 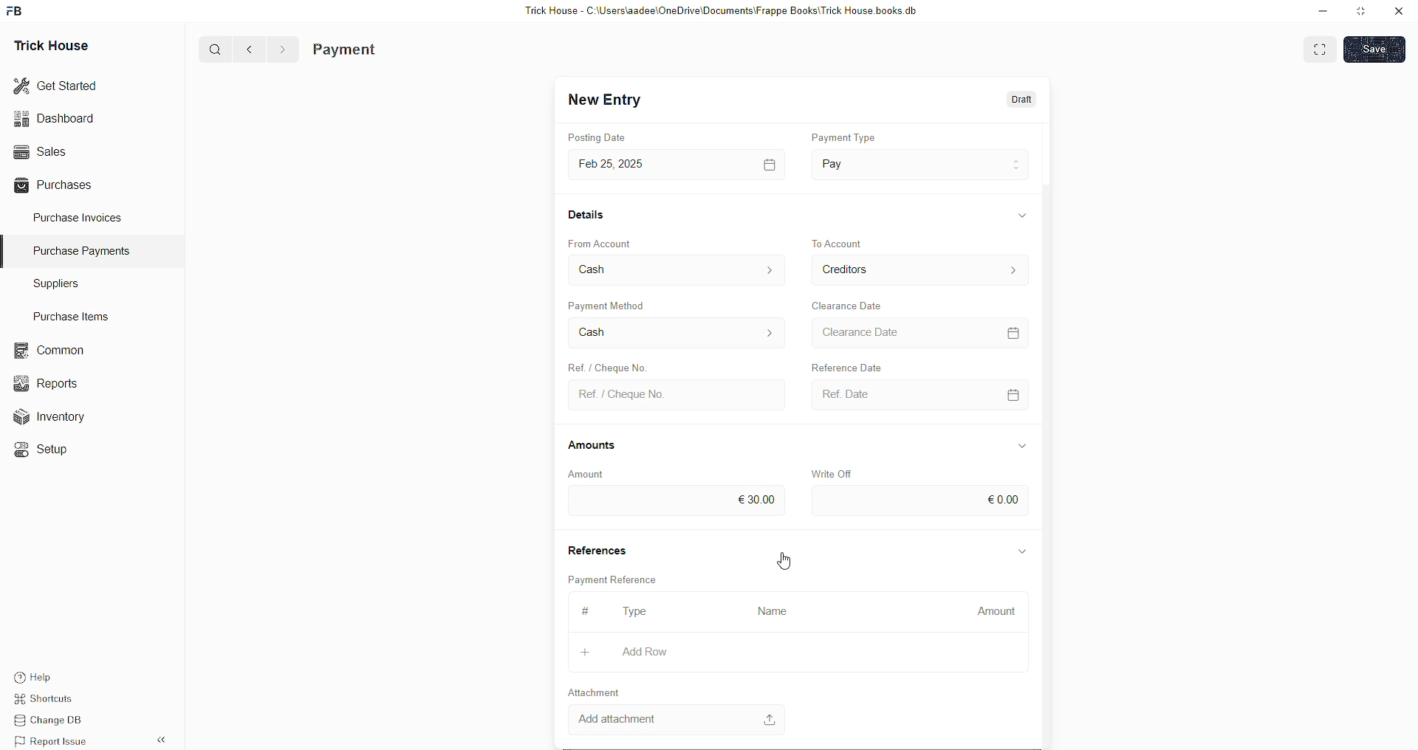 I want to click on Pay, so click(x=857, y=163).